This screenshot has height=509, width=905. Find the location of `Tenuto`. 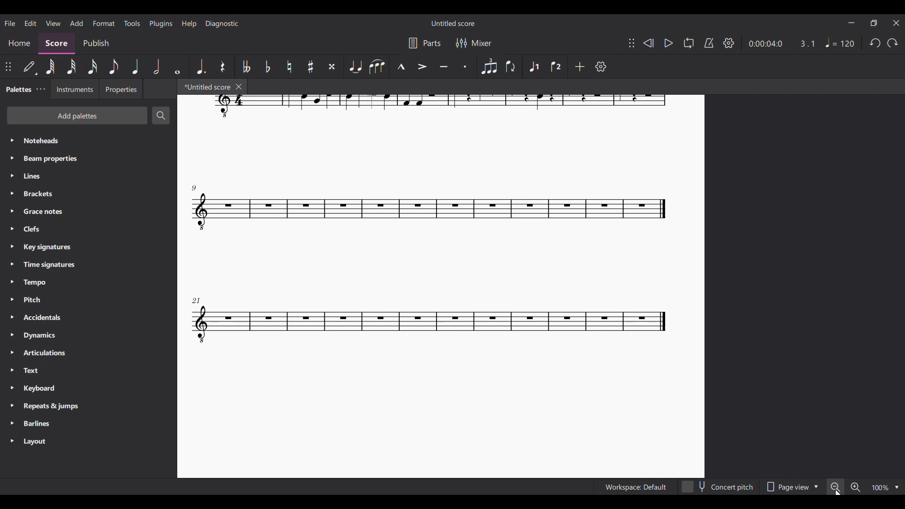

Tenuto is located at coordinates (444, 66).